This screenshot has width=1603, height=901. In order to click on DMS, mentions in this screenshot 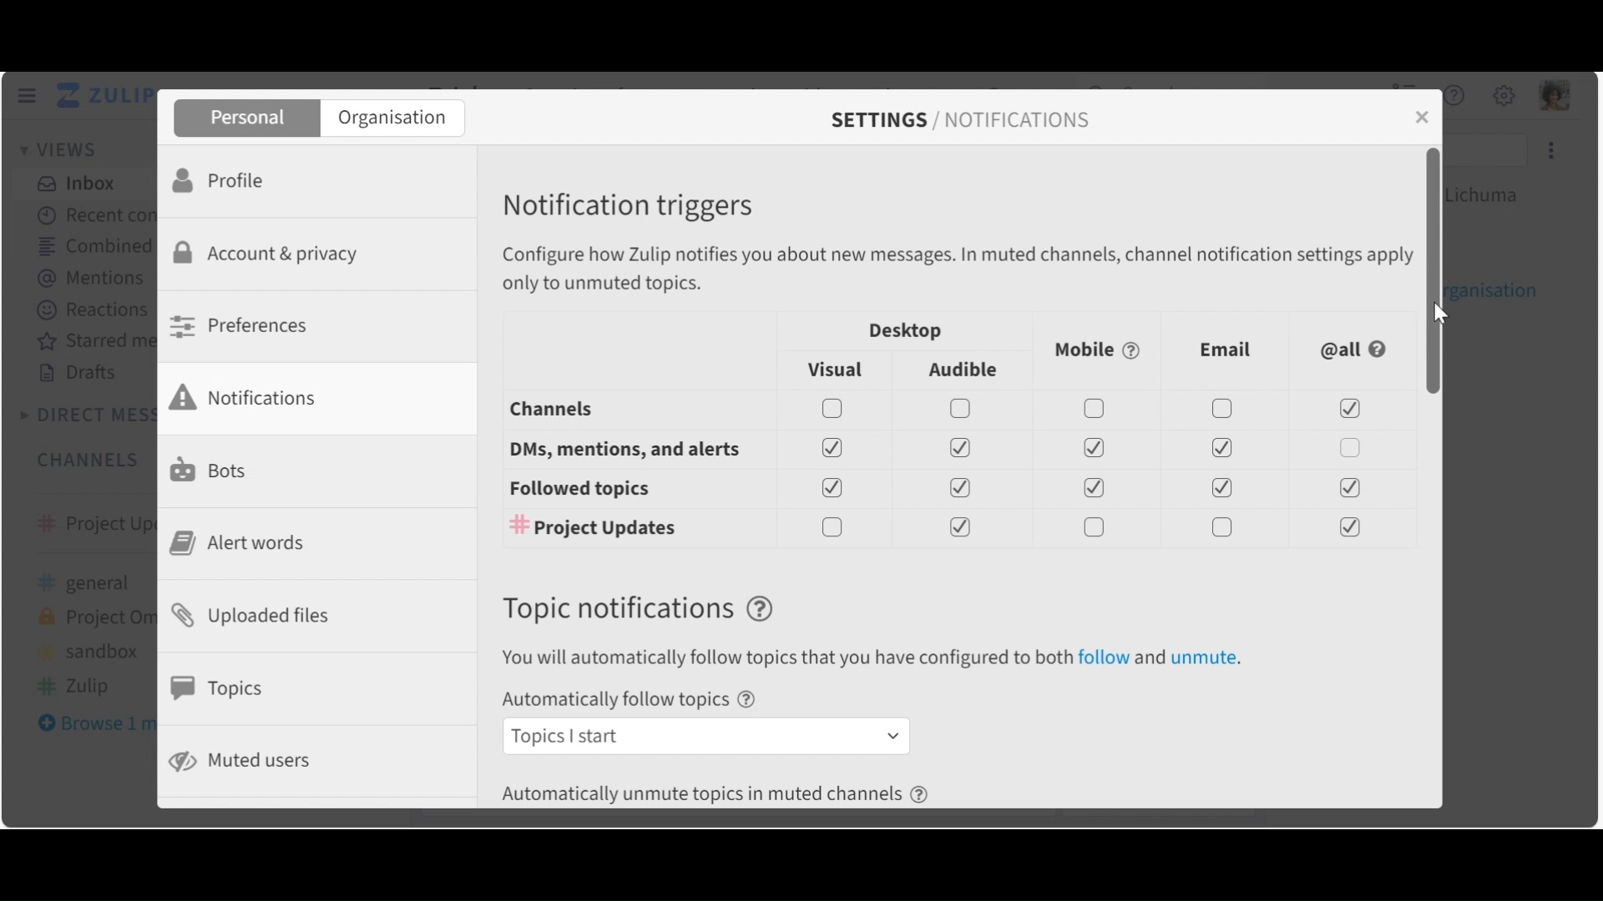, I will do `click(943, 449)`.